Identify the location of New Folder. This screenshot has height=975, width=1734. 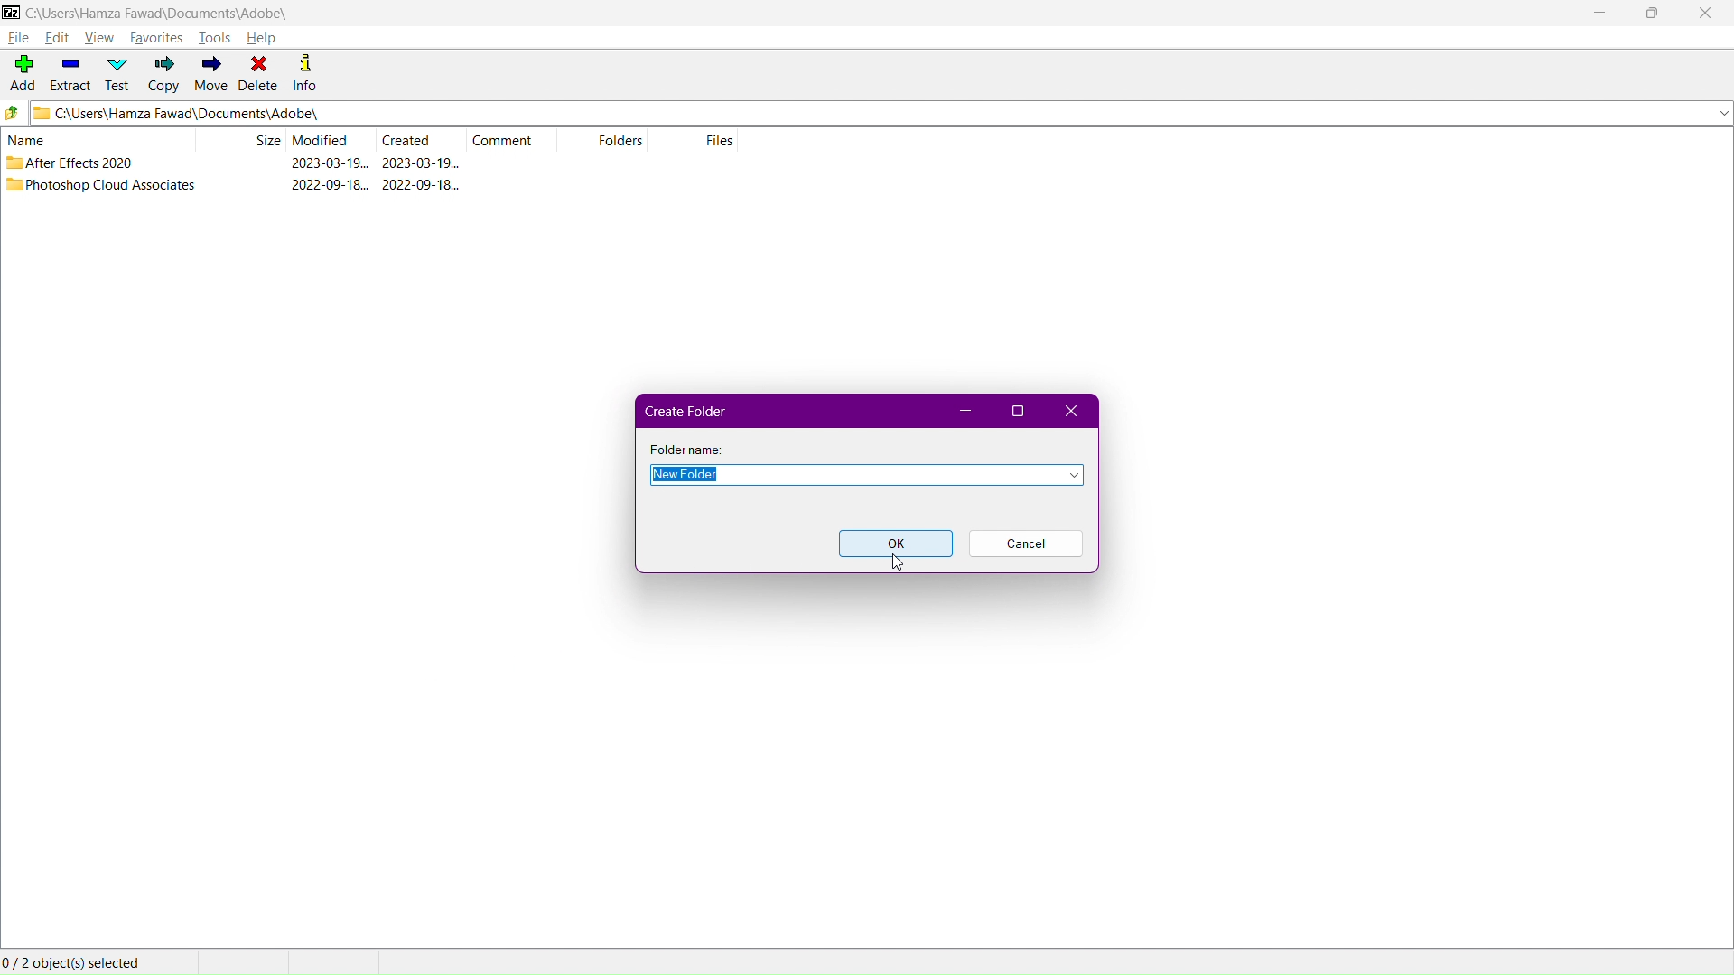
(866, 474).